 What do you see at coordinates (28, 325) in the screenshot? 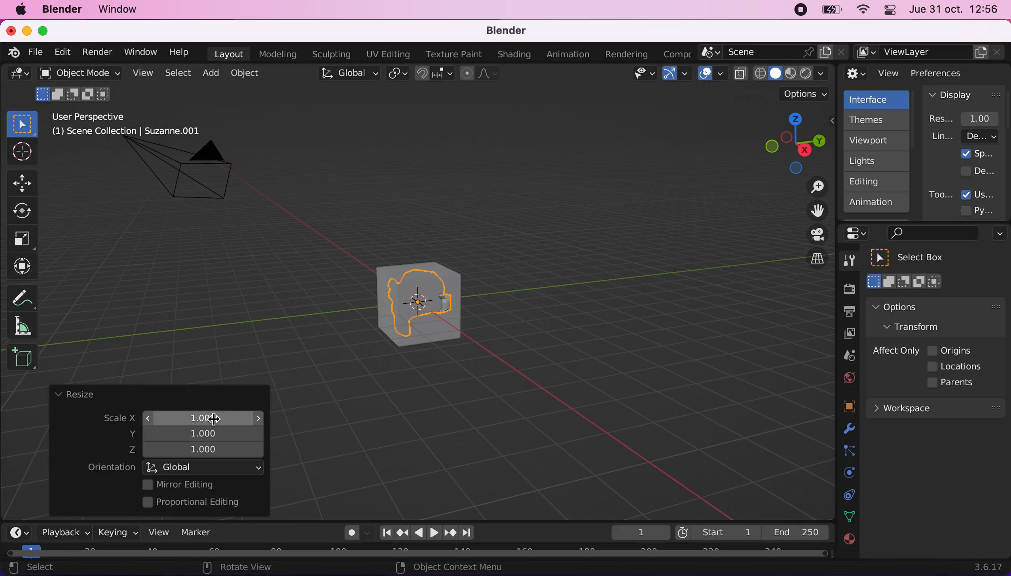
I see `measure` at bounding box center [28, 325].